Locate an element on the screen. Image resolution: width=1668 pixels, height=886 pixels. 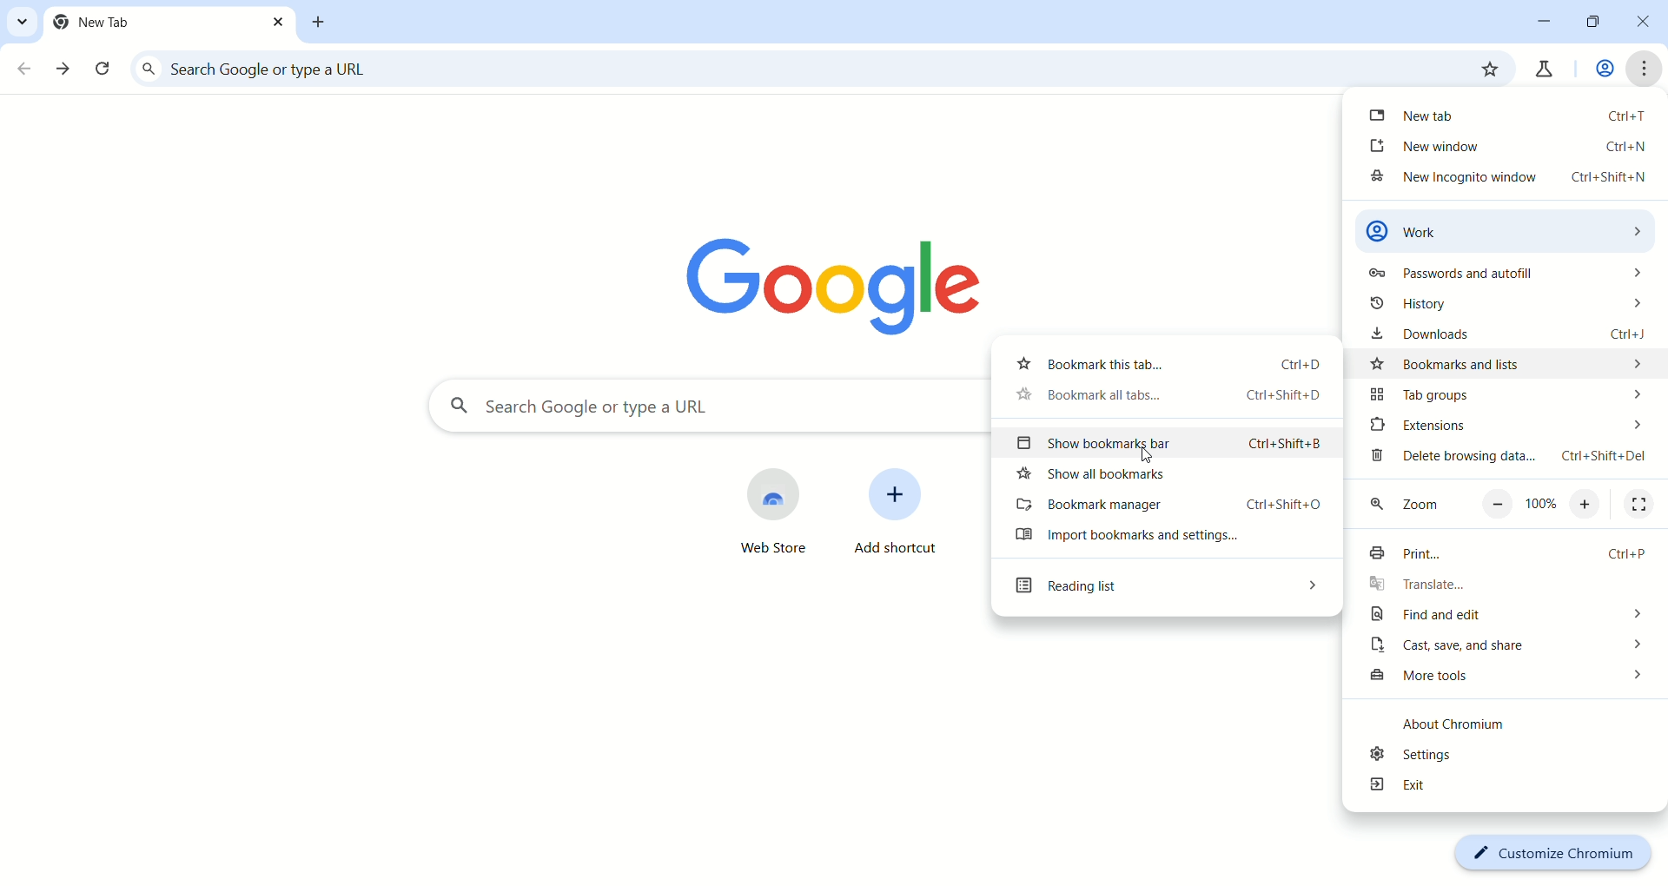
tab groups is located at coordinates (1502, 395).